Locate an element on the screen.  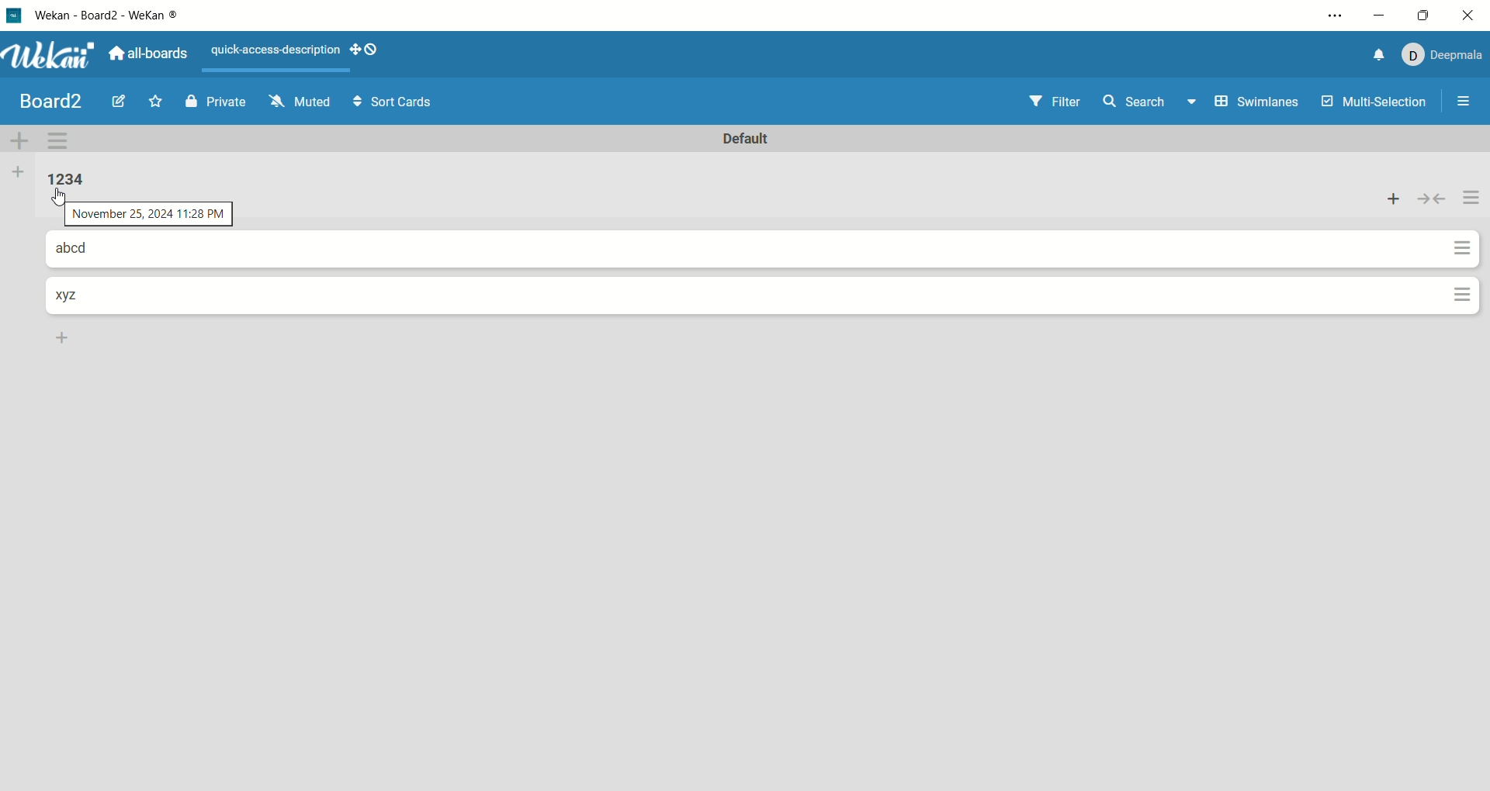
actions is located at coordinates (1463, 271).